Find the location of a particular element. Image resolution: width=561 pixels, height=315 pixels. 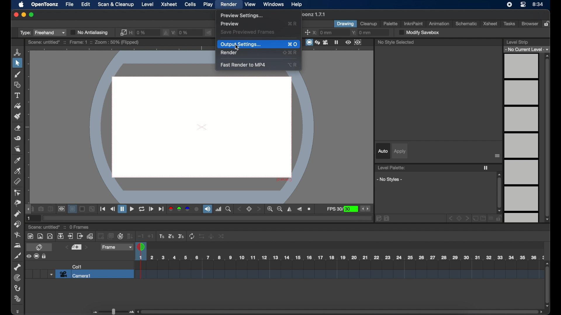

output settings is located at coordinates (241, 44).